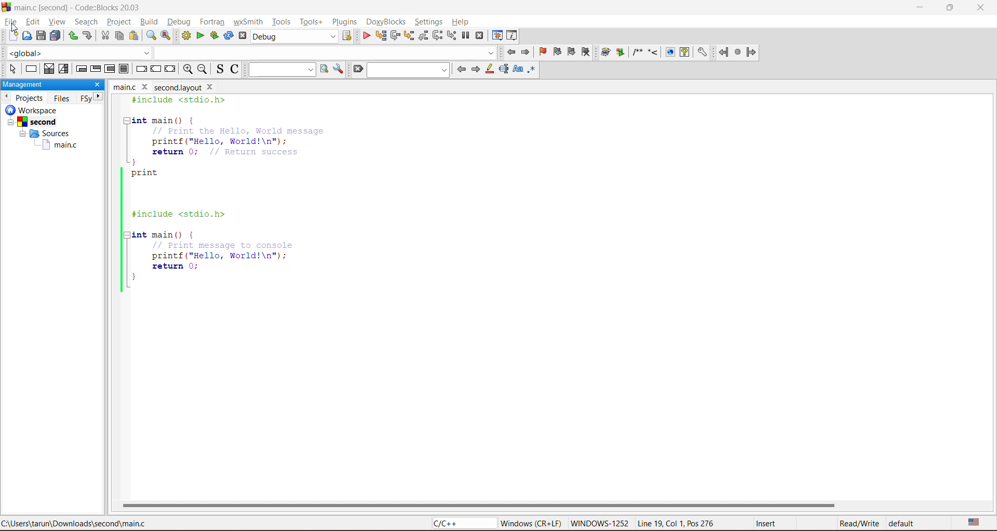 Image resolution: width=997 pixels, height=531 pixels. I want to click on run to cursor, so click(380, 35).